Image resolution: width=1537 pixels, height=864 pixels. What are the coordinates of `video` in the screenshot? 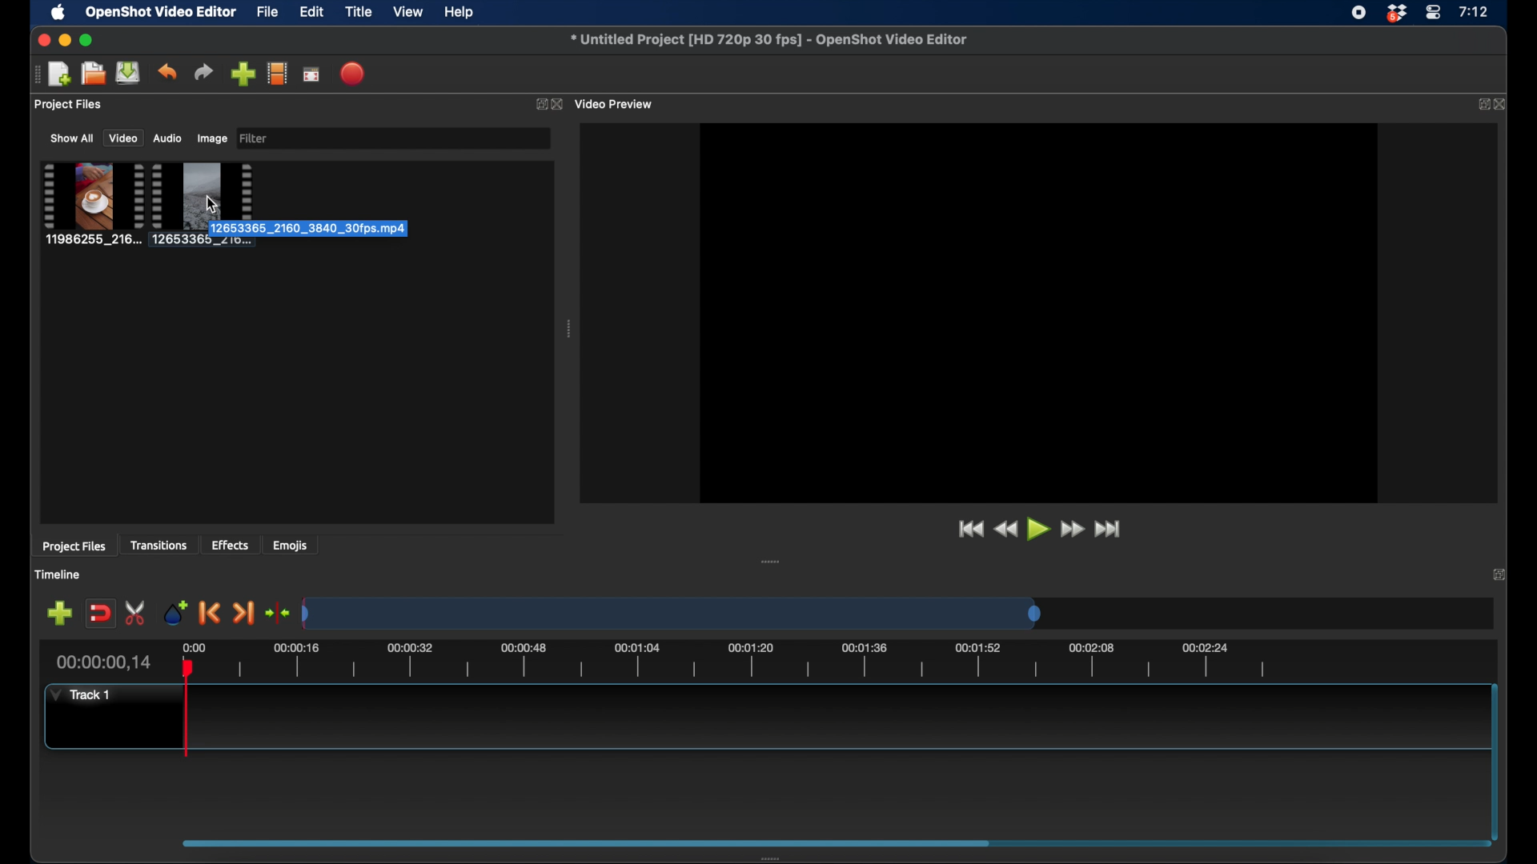 It's located at (121, 138).